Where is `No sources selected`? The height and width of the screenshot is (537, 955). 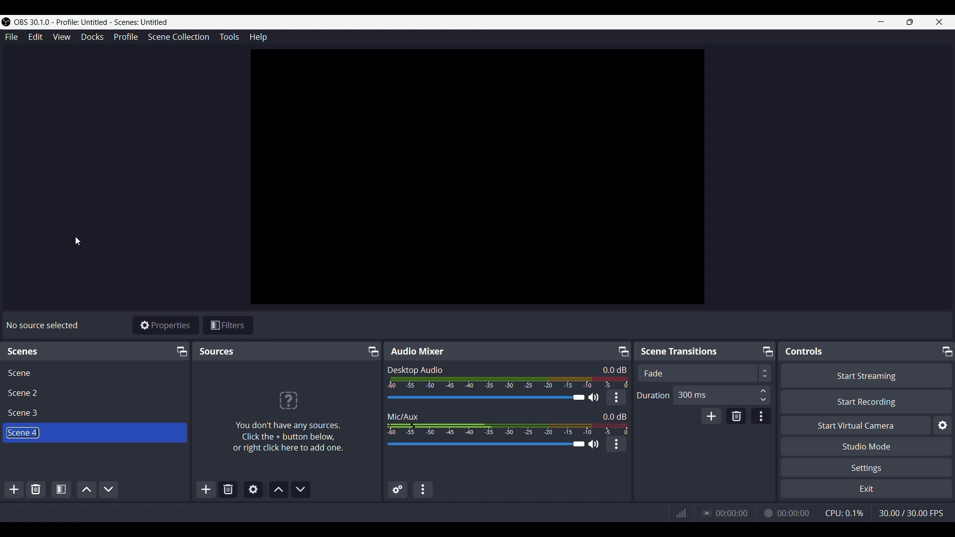 No sources selected is located at coordinates (41, 325).